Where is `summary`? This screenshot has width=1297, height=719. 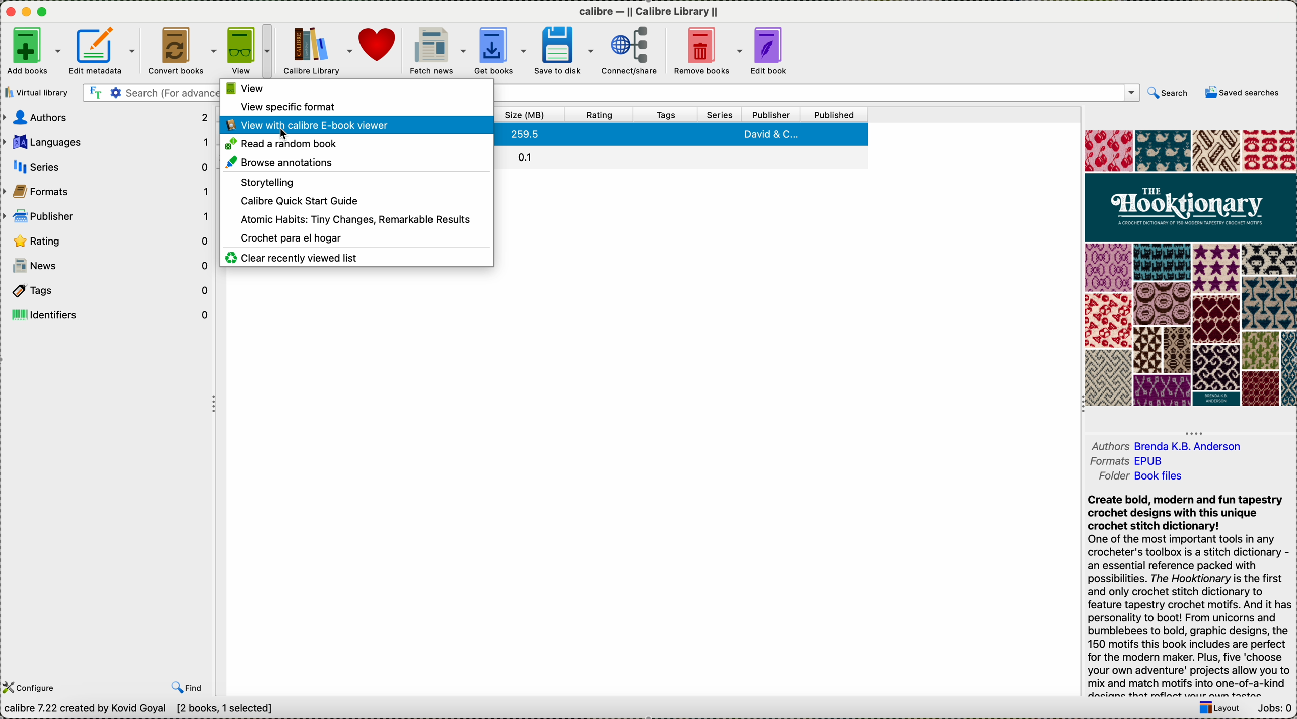
summary is located at coordinates (1192, 595).